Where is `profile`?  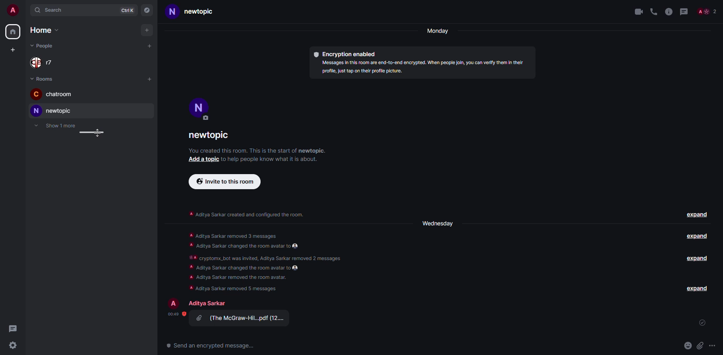 profile is located at coordinates (199, 109).